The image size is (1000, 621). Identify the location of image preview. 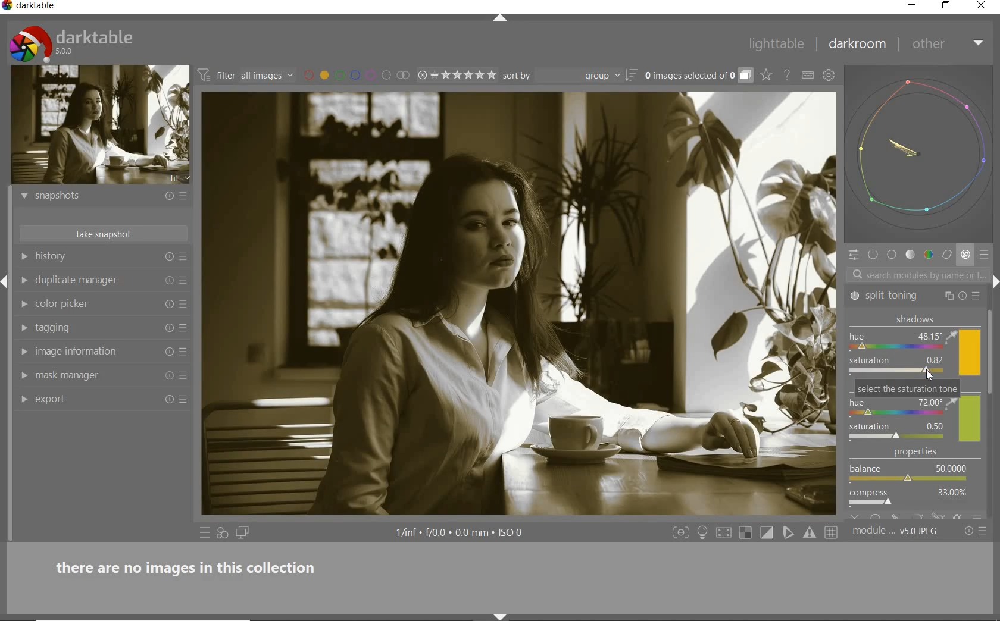
(101, 125).